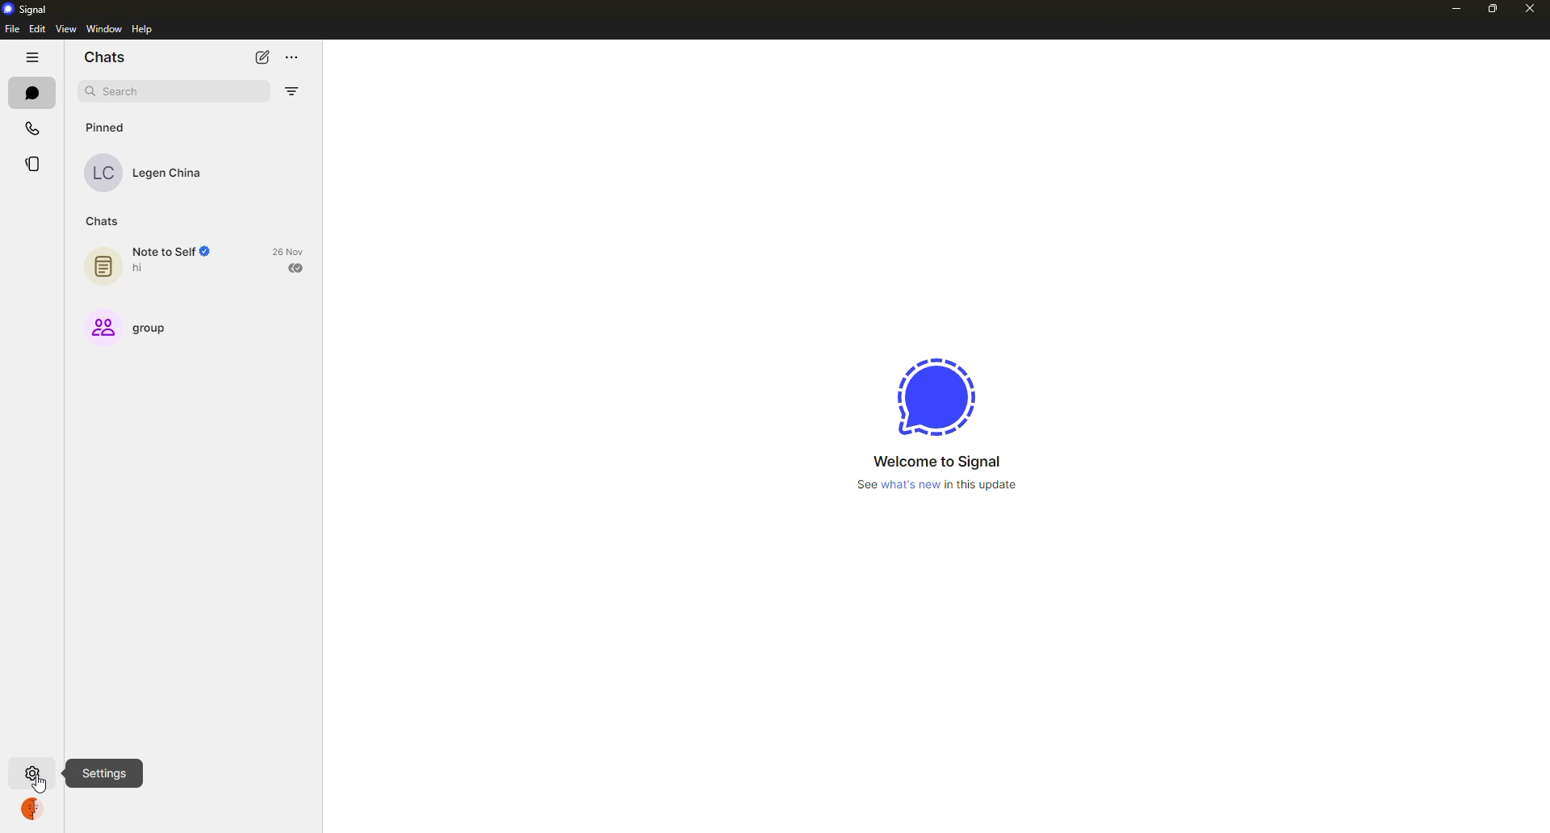  What do you see at coordinates (35, 165) in the screenshot?
I see `stories` at bounding box center [35, 165].